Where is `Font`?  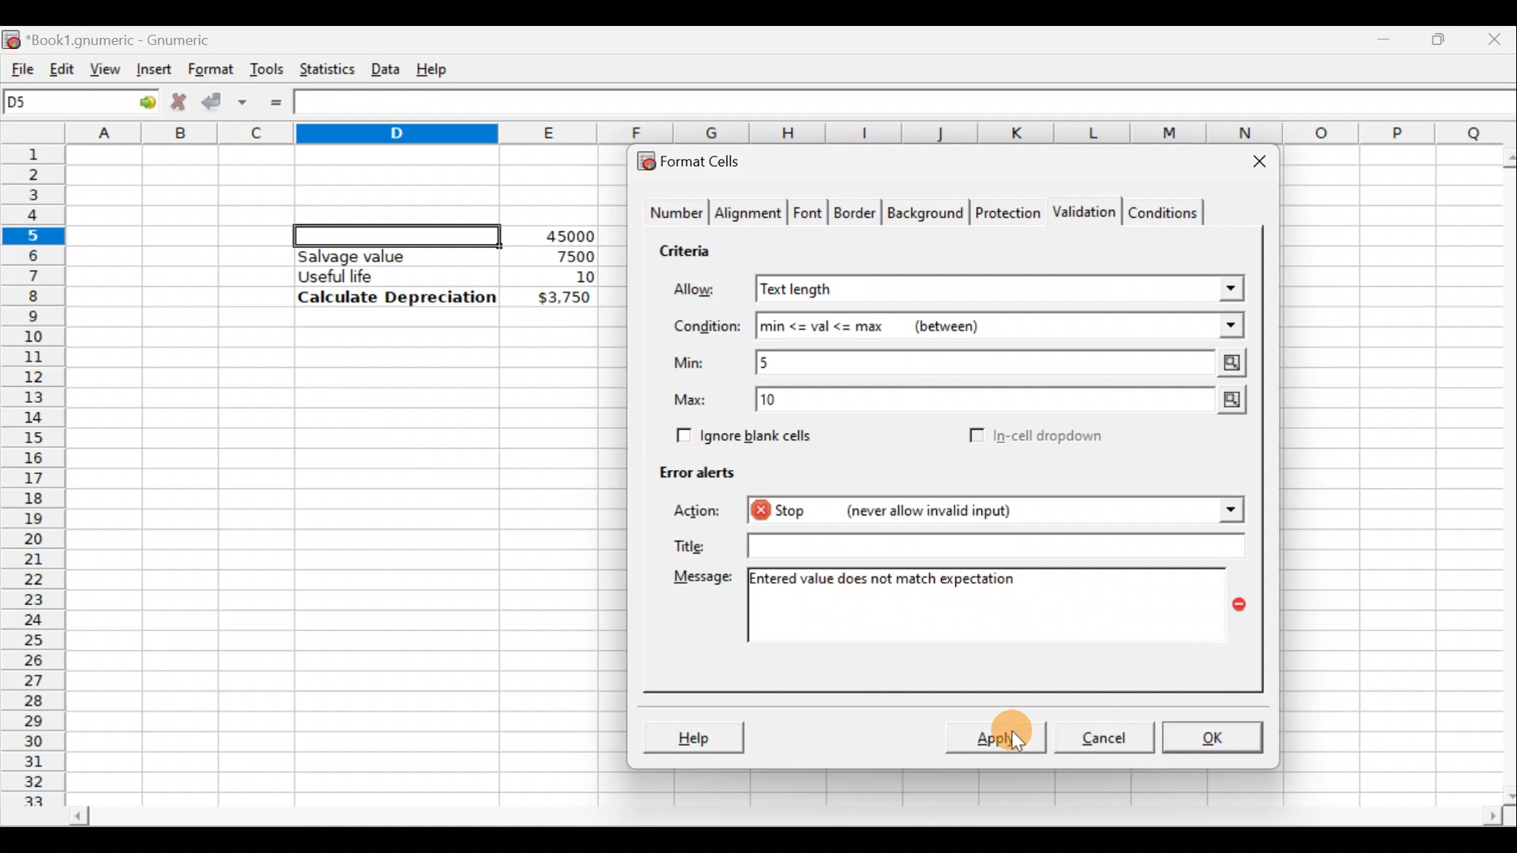
Font is located at coordinates (809, 215).